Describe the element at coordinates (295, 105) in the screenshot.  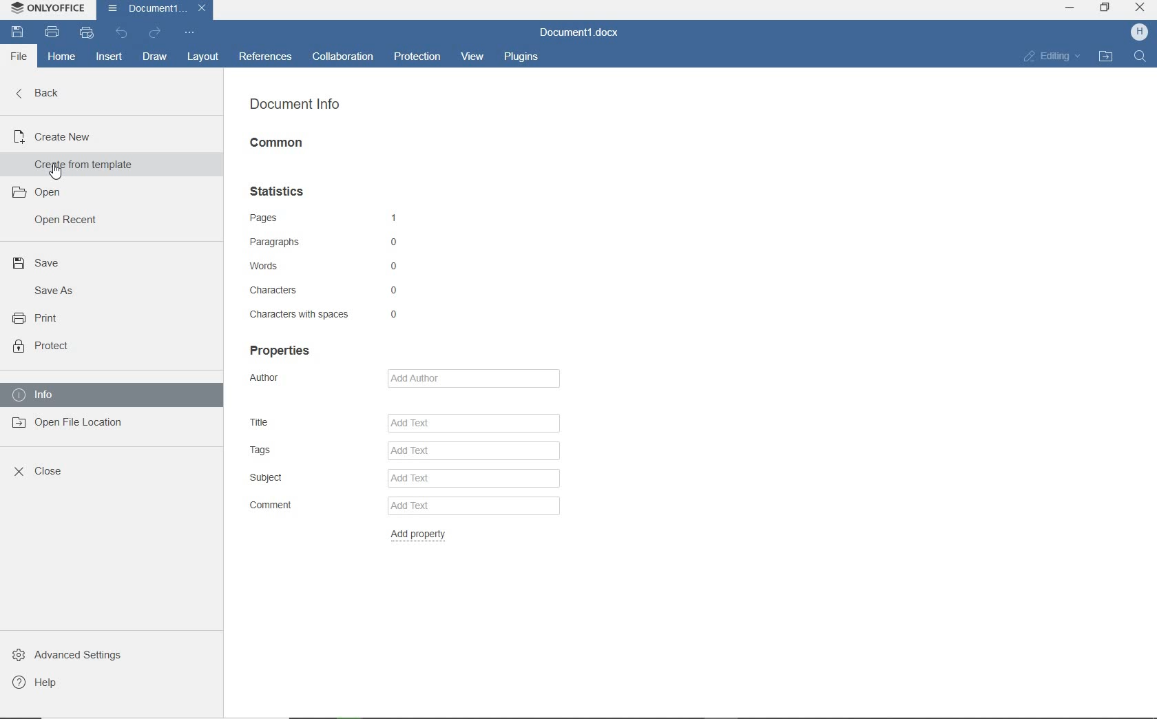
I see `document info` at that location.